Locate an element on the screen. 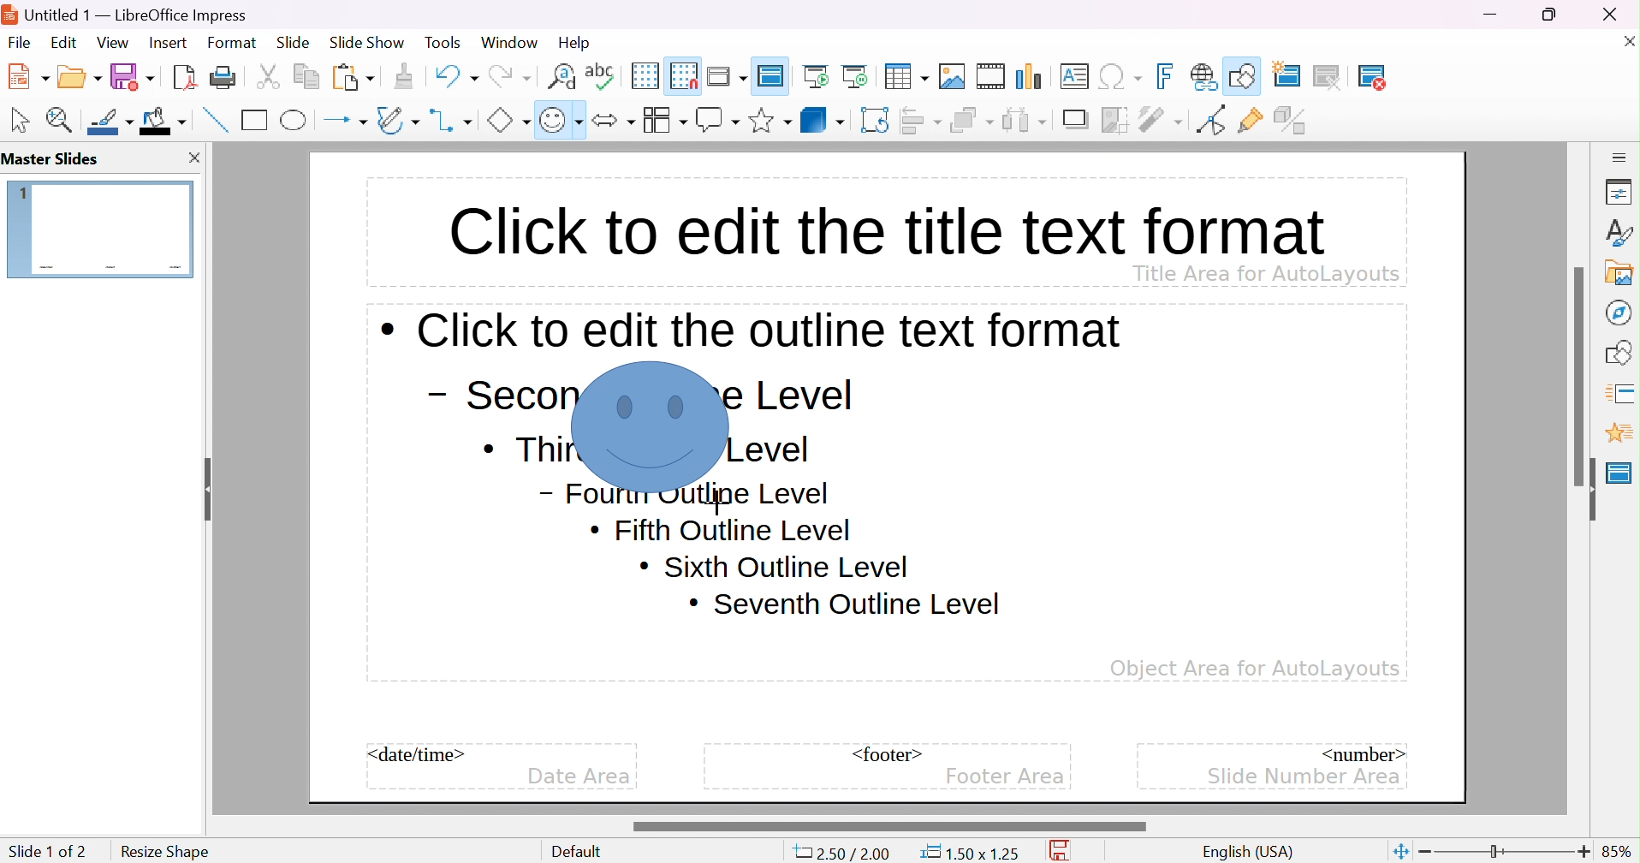 Image resolution: width=1640 pixels, height=863 pixels. animation is located at coordinates (1619, 433).